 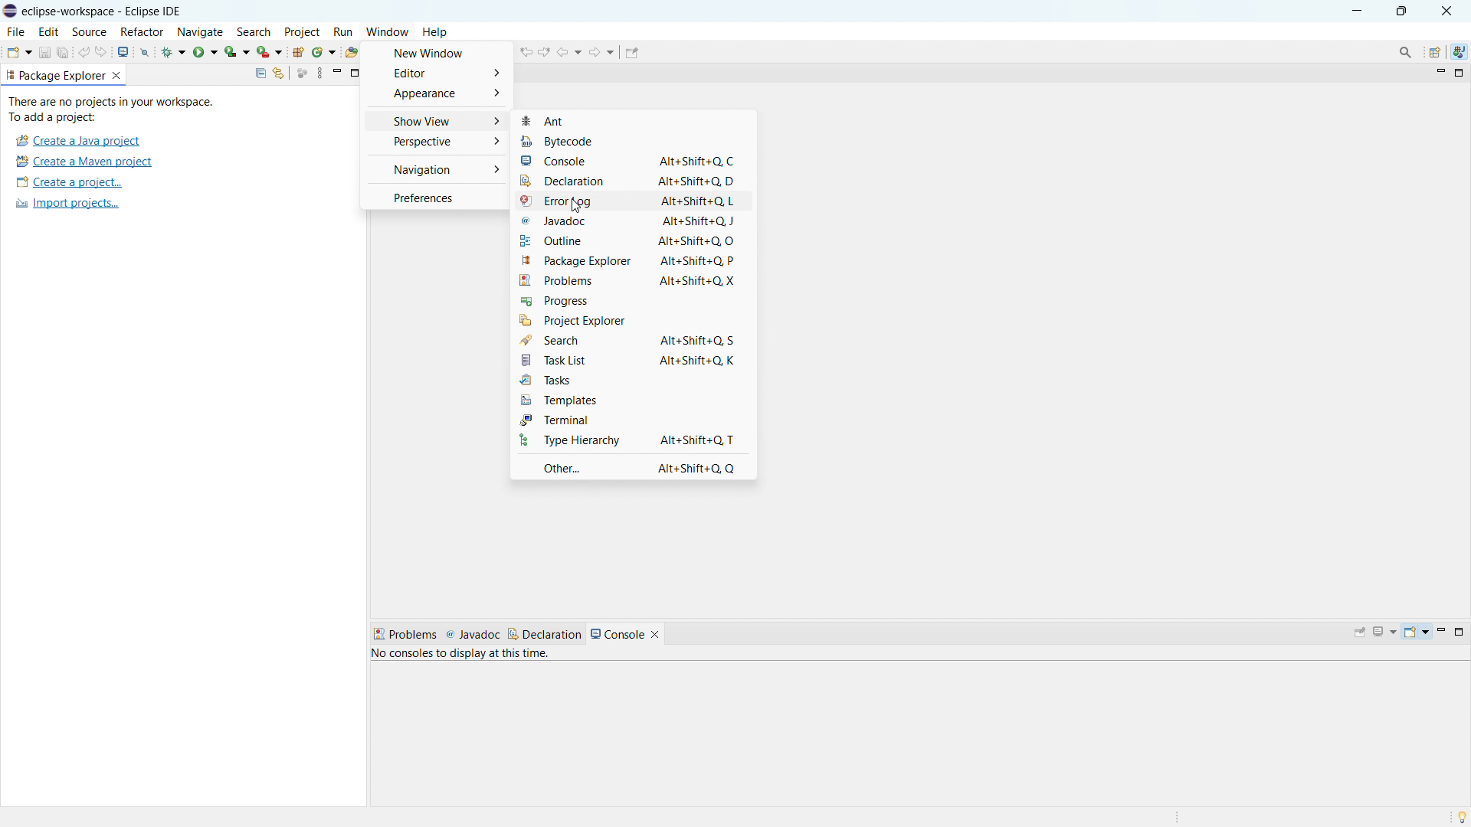 I want to click on open type, so click(x=351, y=51).